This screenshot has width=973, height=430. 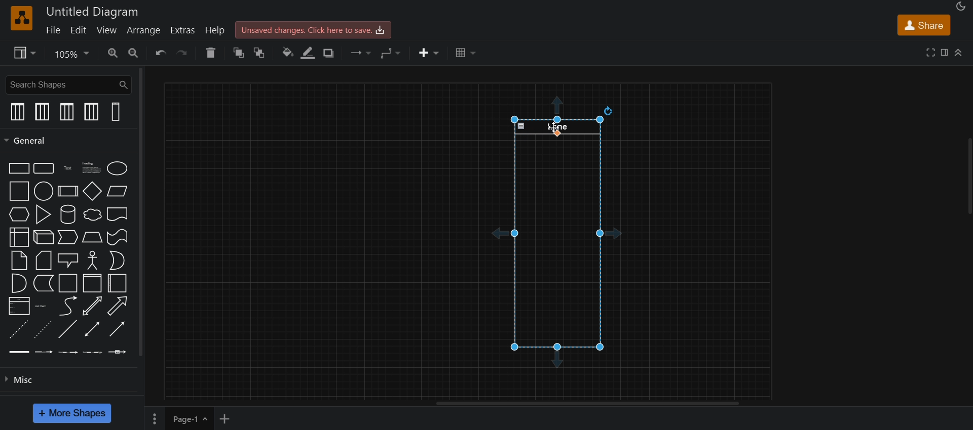 What do you see at coordinates (261, 54) in the screenshot?
I see `to back` at bounding box center [261, 54].